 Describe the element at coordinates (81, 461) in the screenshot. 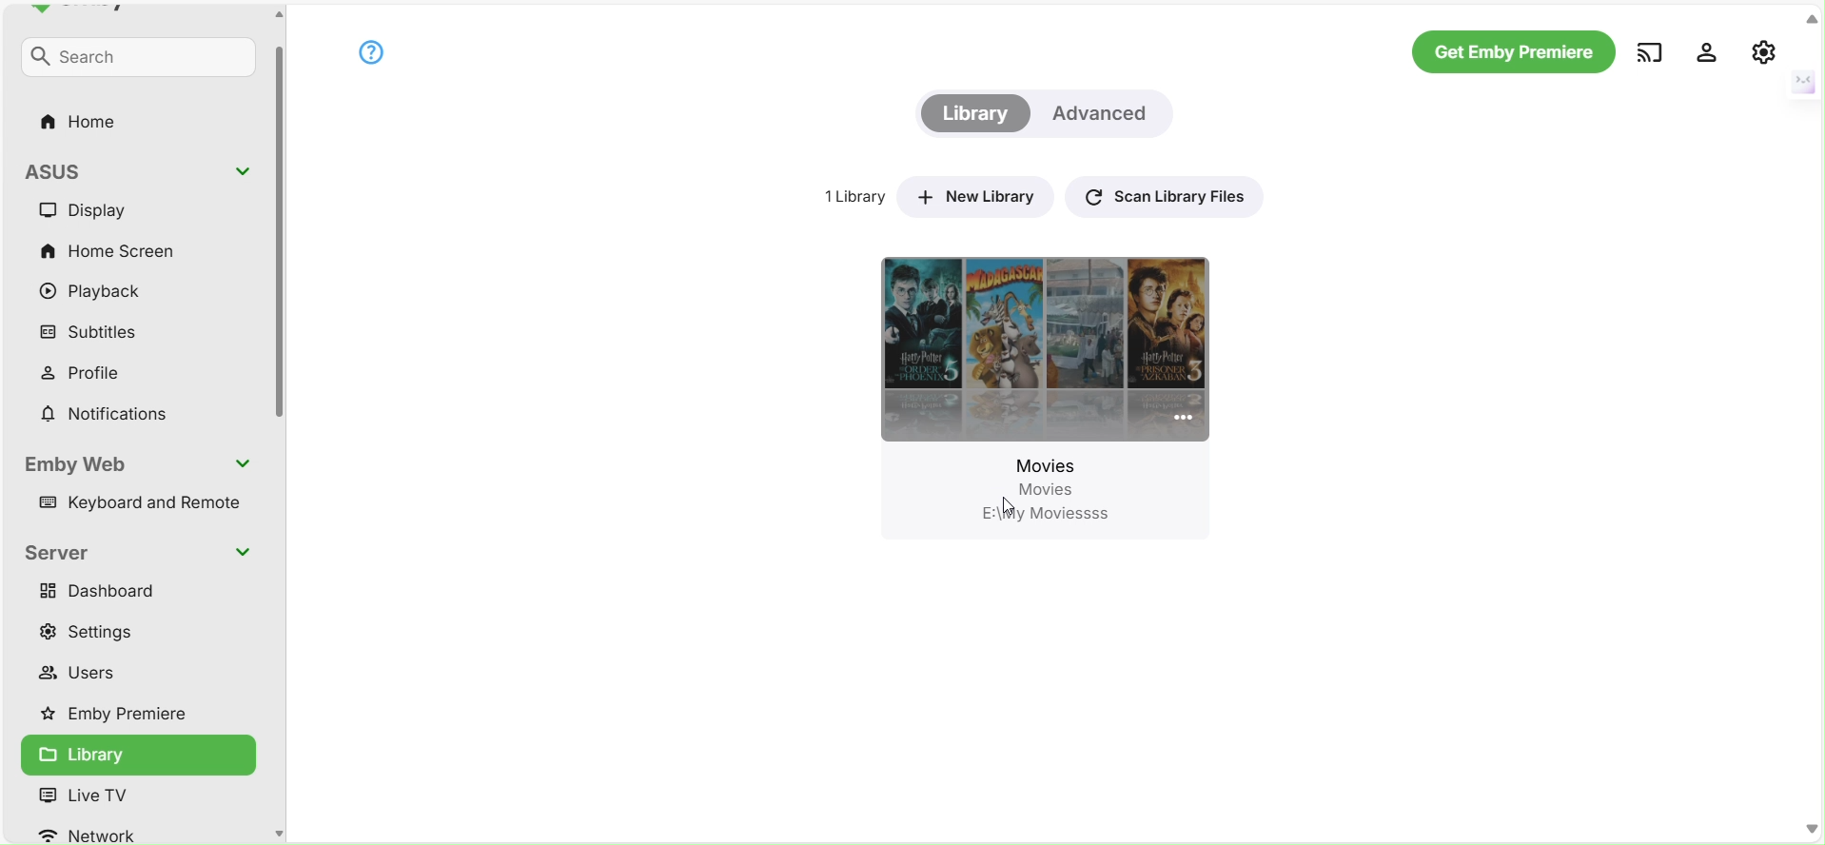

I see `Emby Web` at that location.